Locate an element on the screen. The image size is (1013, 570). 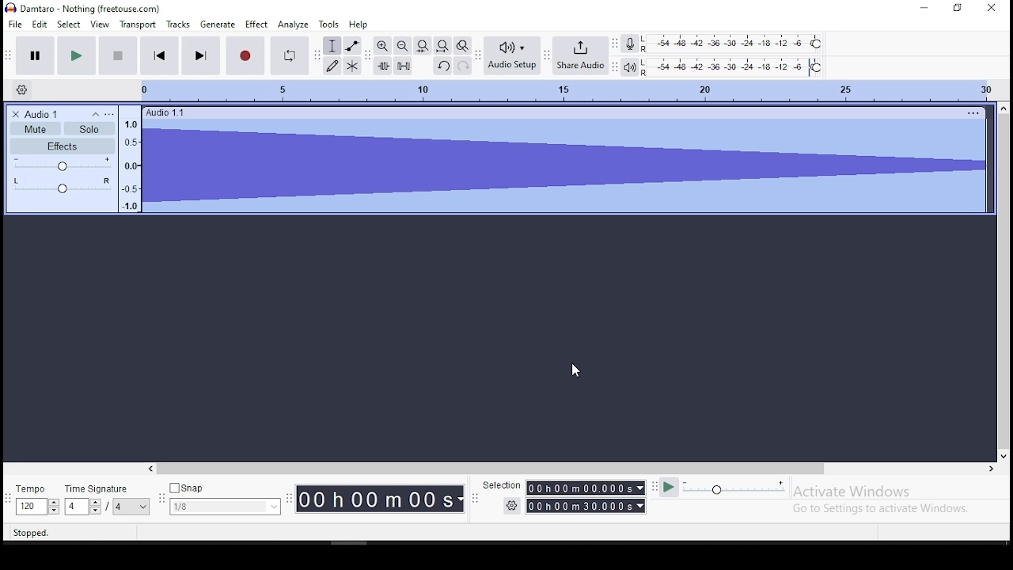
selection duration is located at coordinates (590, 495).